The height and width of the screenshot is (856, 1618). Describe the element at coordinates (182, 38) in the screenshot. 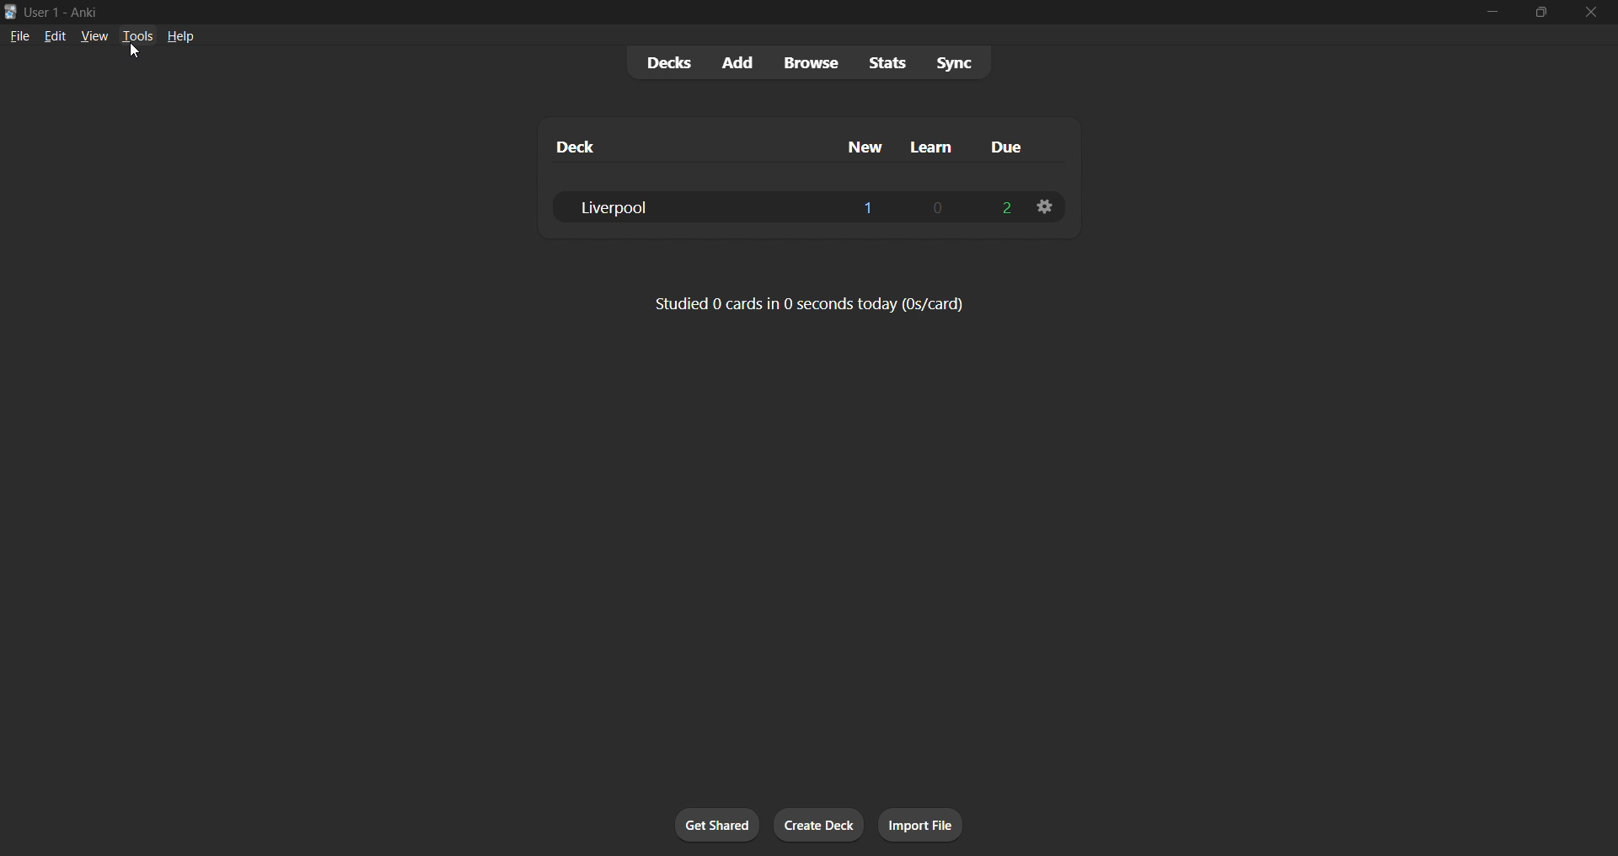

I see `help` at that location.